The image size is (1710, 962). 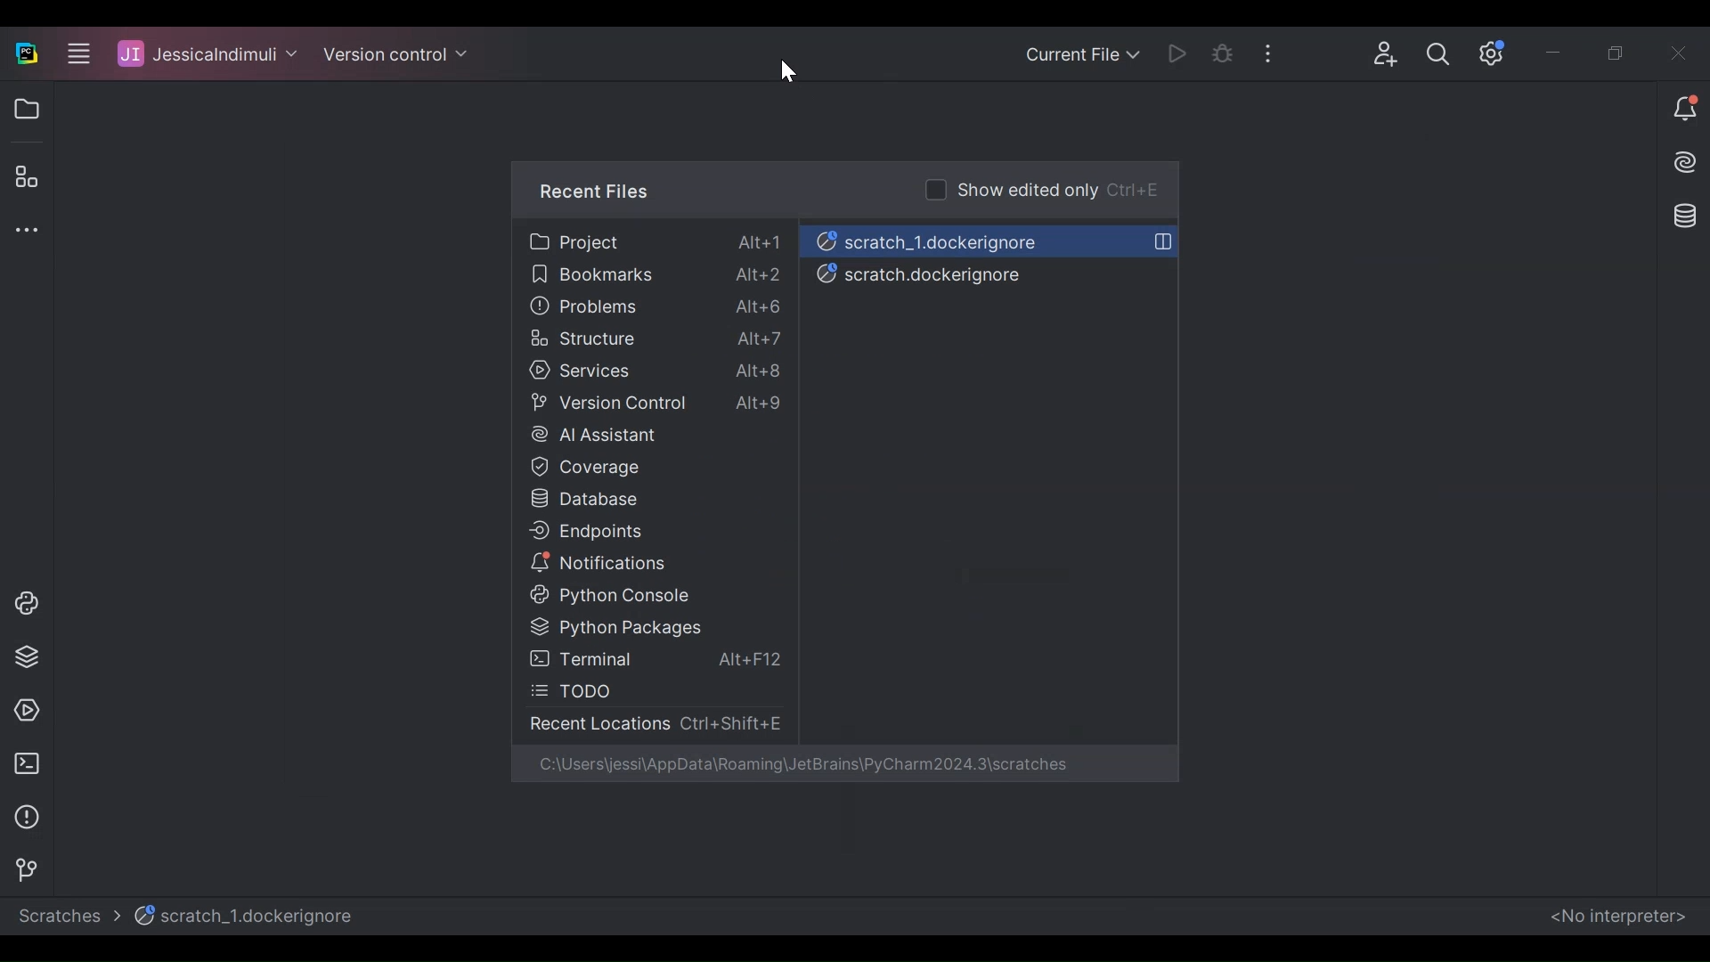 What do you see at coordinates (1392, 55) in the screenshot?
I see `Code with me` at bounding box center [1392, 55].